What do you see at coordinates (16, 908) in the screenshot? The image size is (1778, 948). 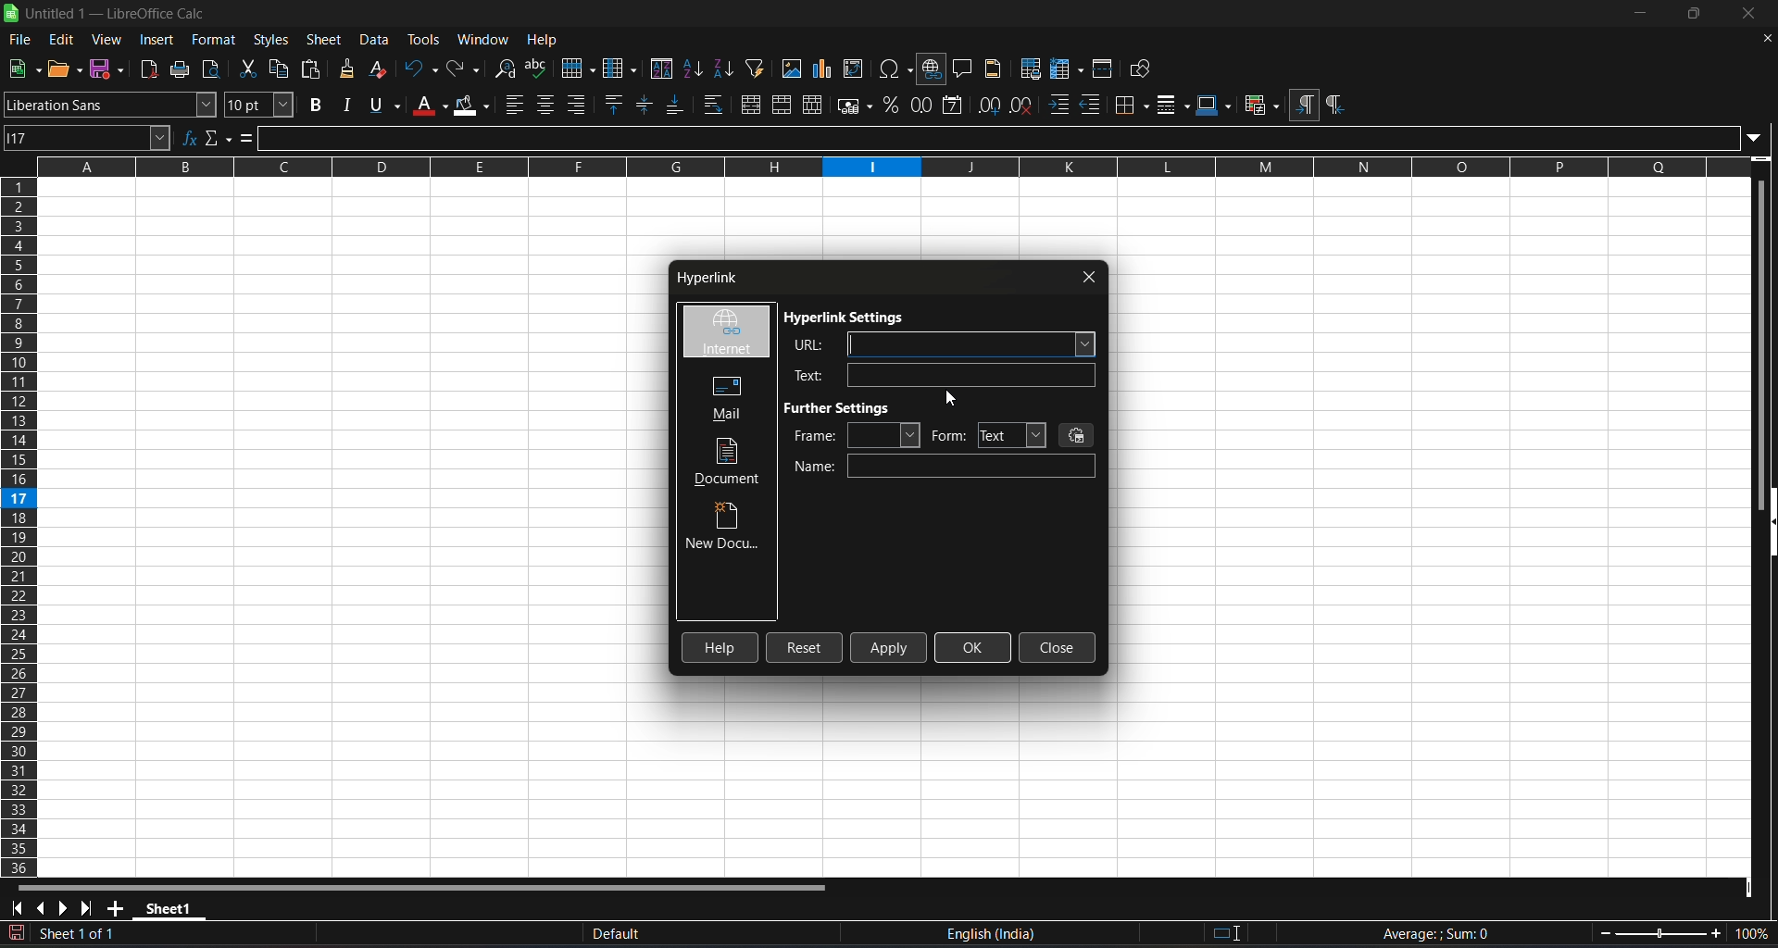 I see `scroll to first sheet` at bounding box center [16, 908].